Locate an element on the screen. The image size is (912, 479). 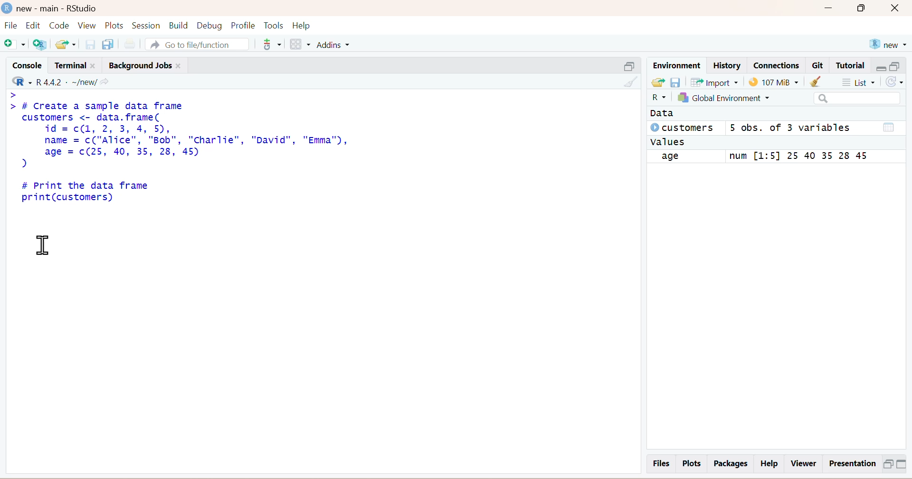
Terminal is located at coordinates (74, 64).